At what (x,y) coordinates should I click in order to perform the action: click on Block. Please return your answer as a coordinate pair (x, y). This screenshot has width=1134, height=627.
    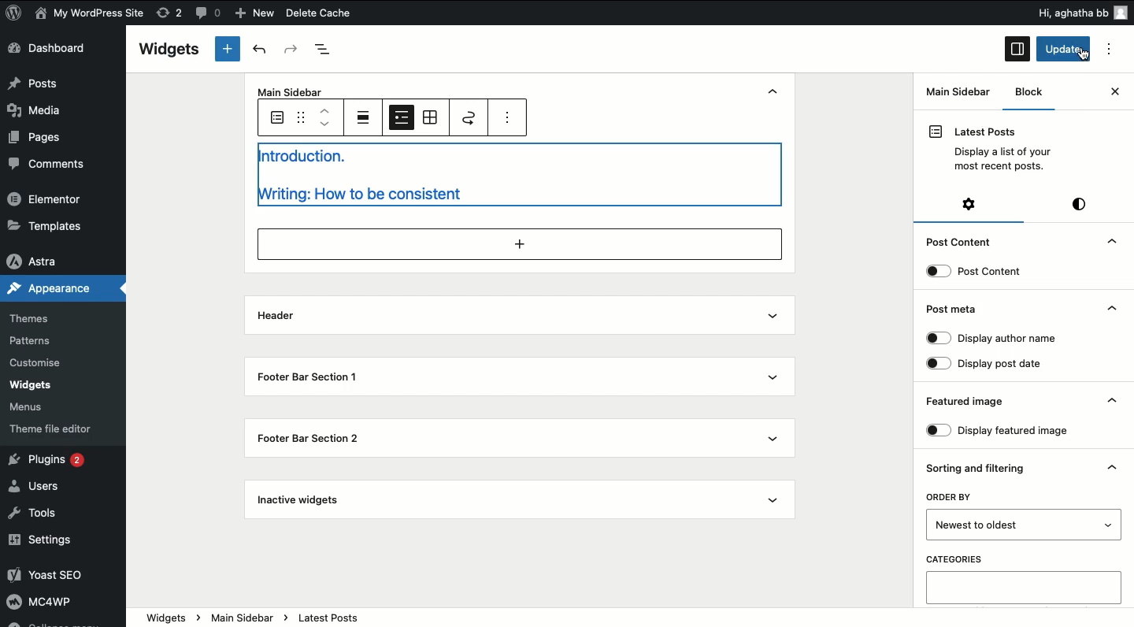
    Looking at the image, I should click on (1030, 90).